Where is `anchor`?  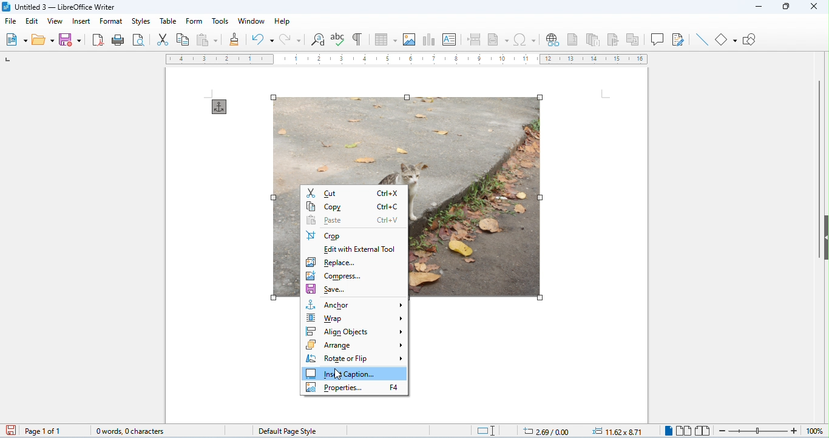
anchor is located at coordinates (220, 107).